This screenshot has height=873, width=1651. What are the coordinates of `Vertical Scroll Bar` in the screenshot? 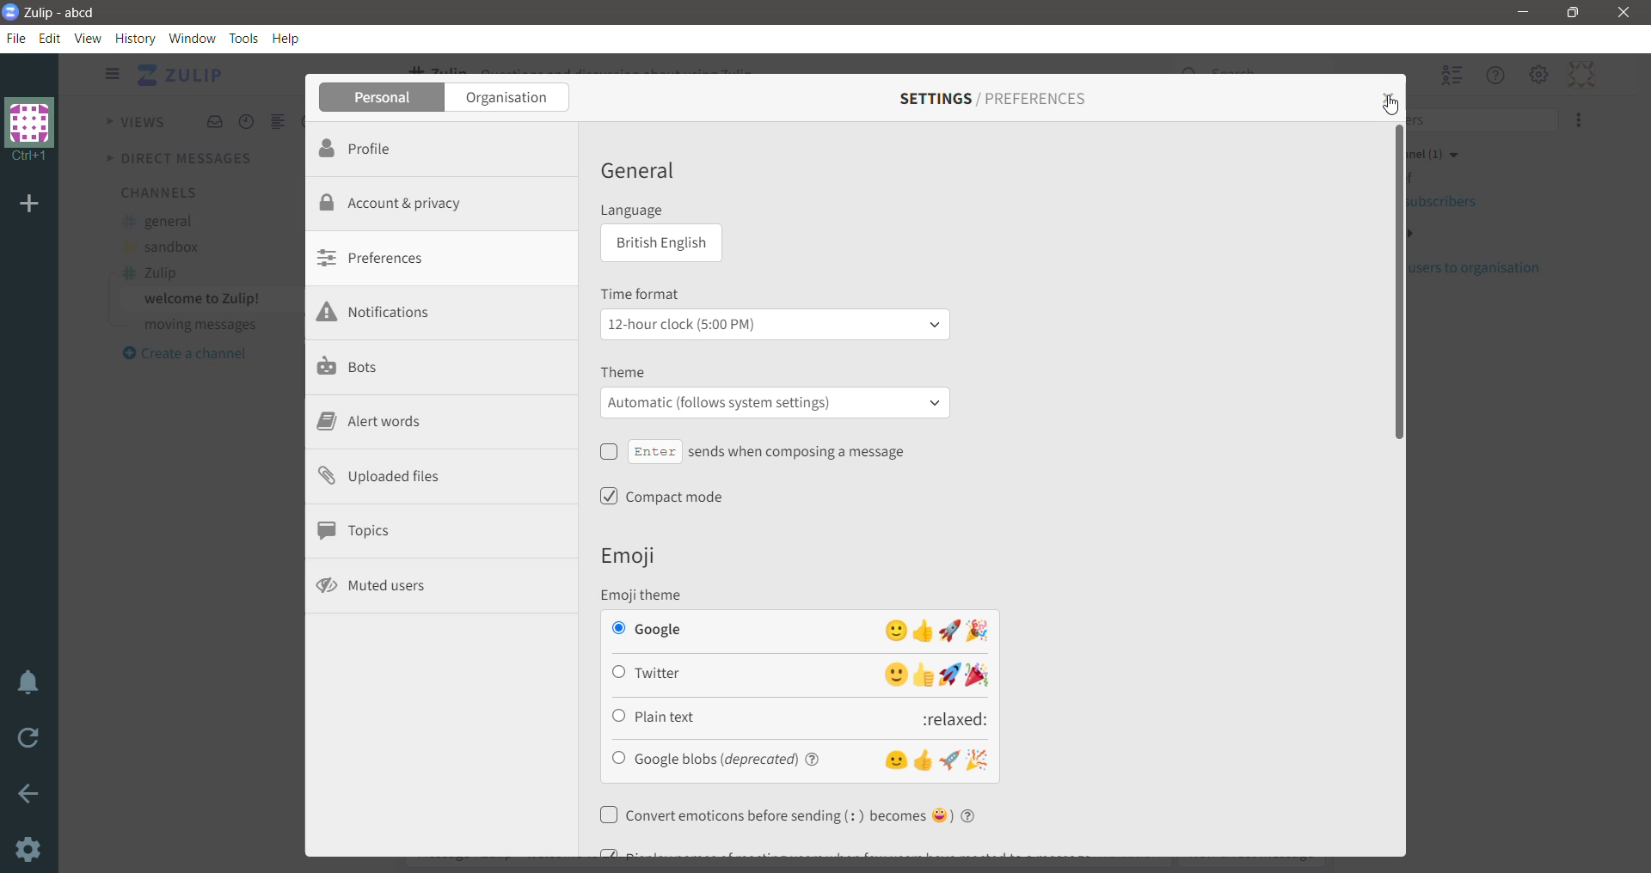 It's located at (1641, 462).